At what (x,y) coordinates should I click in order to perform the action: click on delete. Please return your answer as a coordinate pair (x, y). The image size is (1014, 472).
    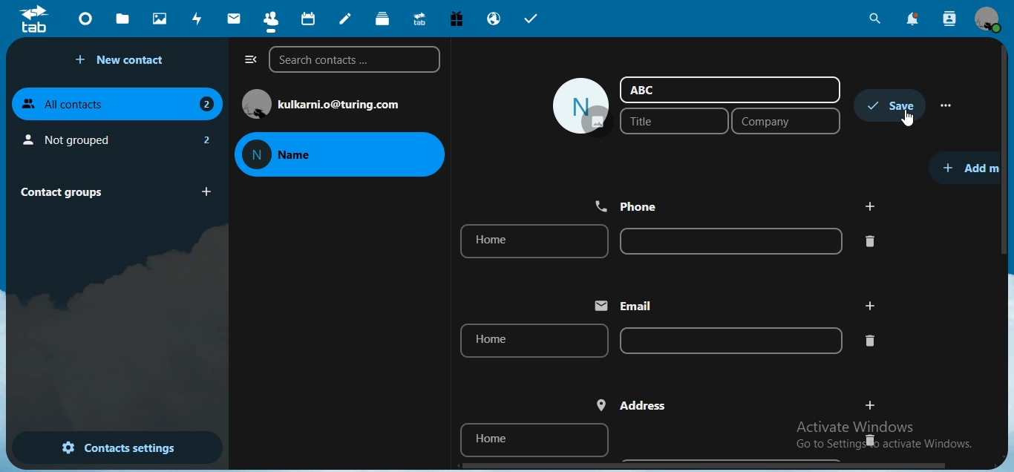
    Looking at the image, I should click on (868, 439).